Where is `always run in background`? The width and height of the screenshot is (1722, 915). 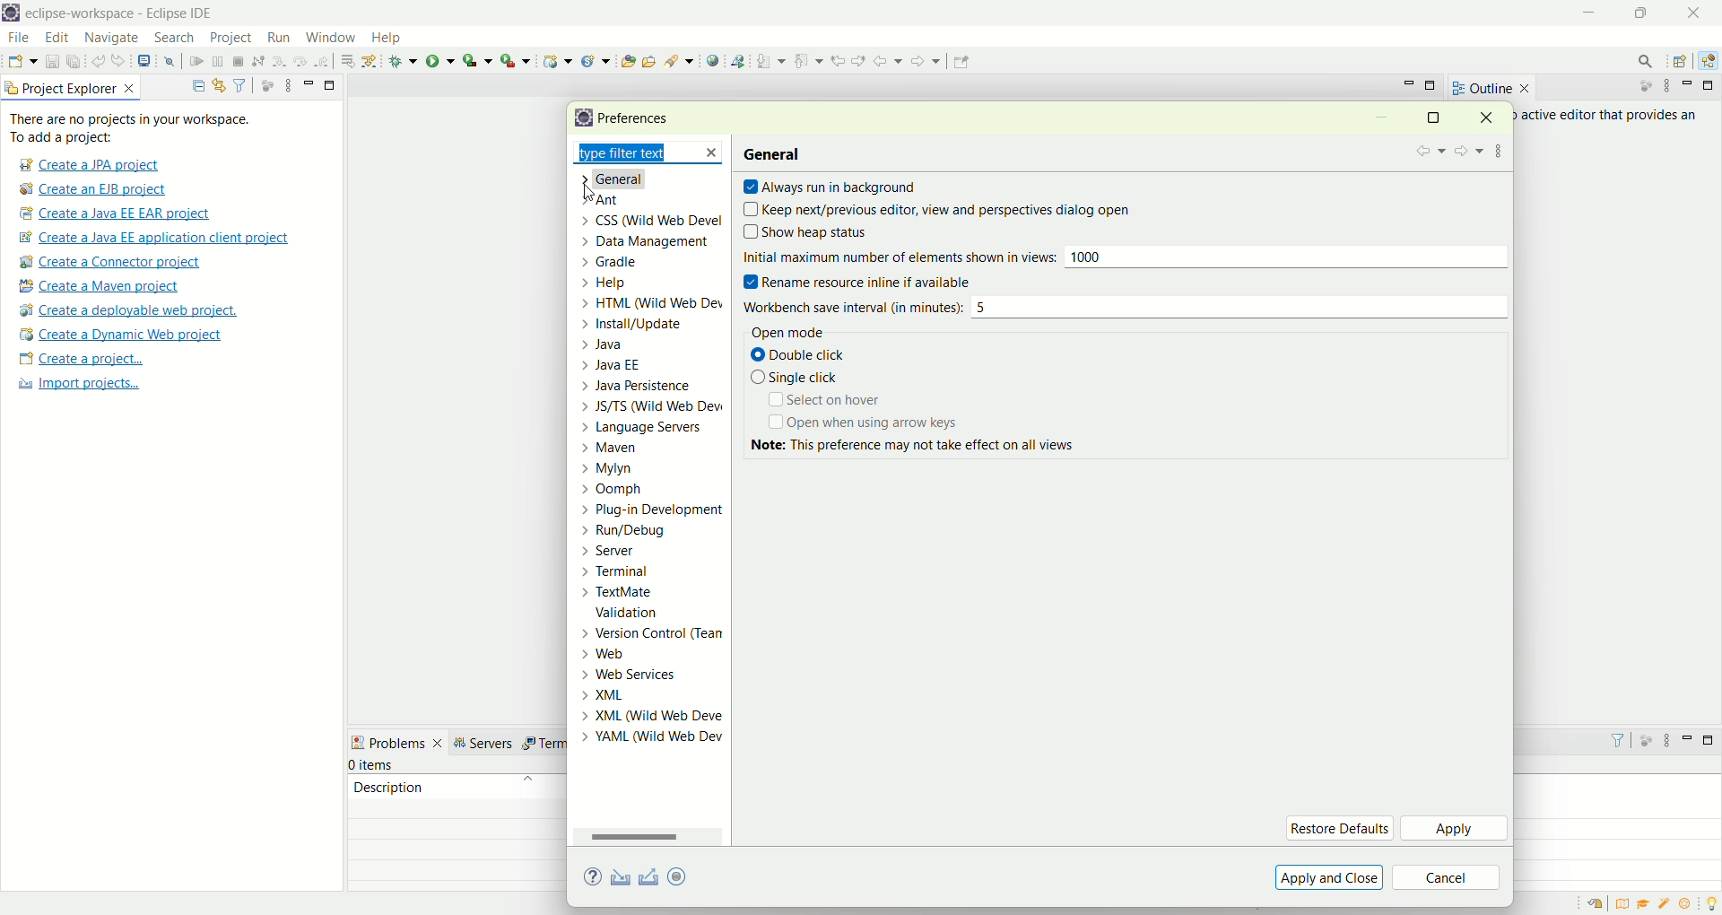
always run in background is located at coordinates (830, 188).